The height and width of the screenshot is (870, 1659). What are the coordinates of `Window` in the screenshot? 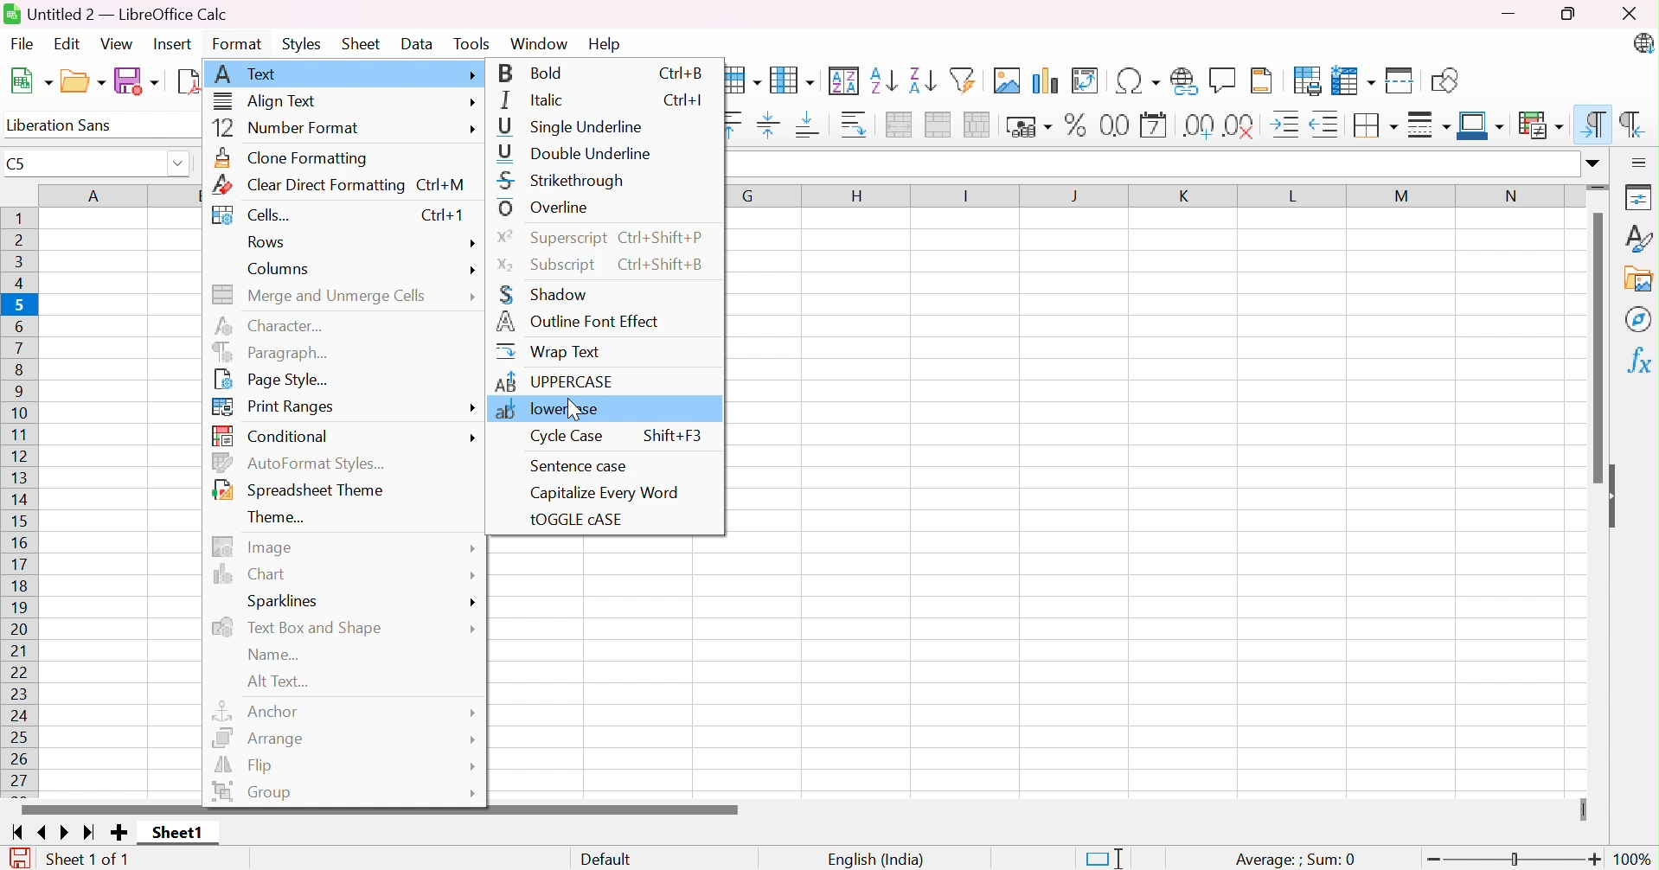 It's located at (541, 42).